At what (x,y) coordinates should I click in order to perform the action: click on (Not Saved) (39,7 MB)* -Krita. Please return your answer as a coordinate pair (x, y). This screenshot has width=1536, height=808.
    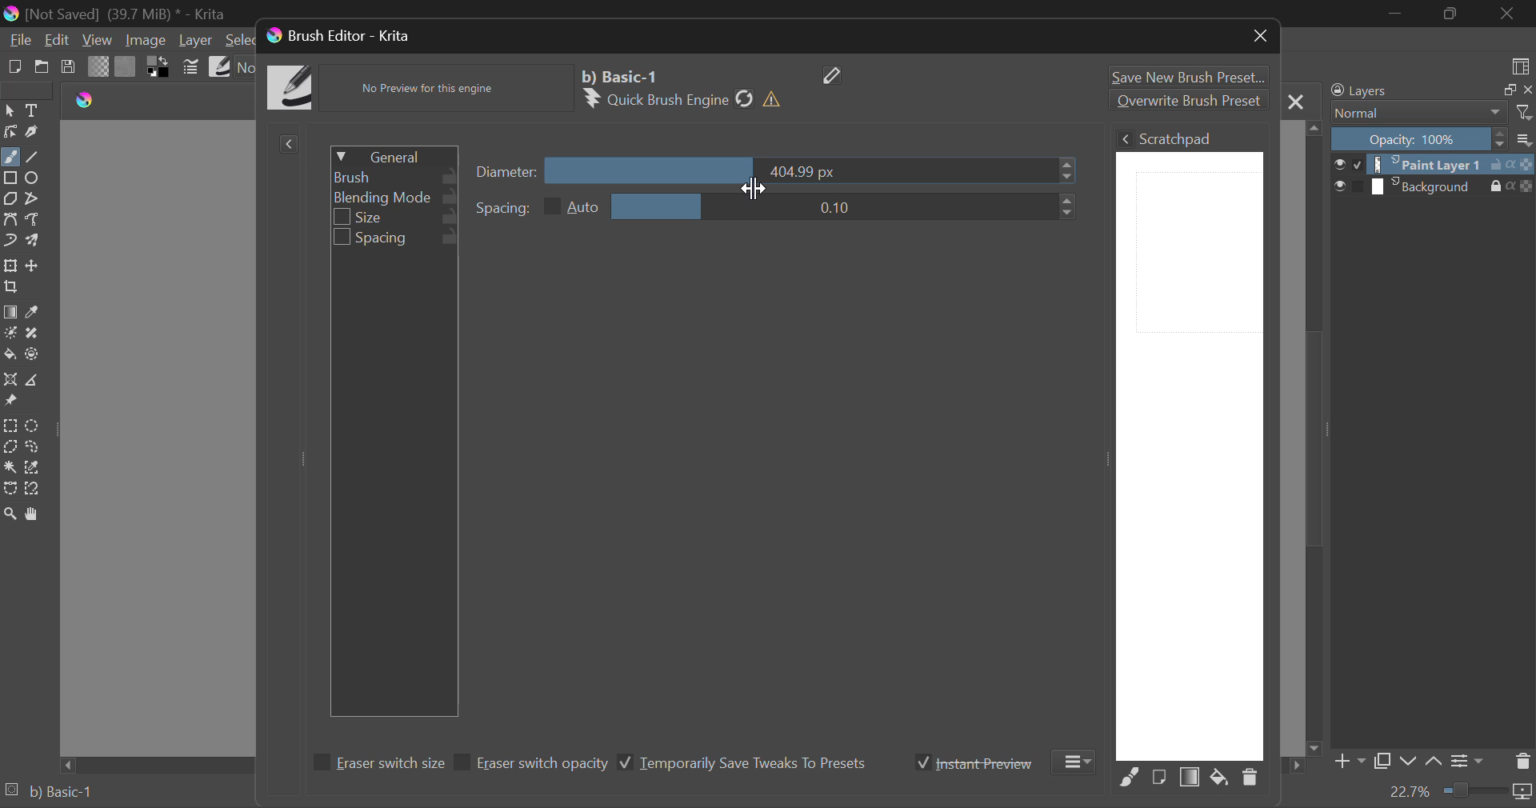
    Looking at the image, I should click on (114, 14).